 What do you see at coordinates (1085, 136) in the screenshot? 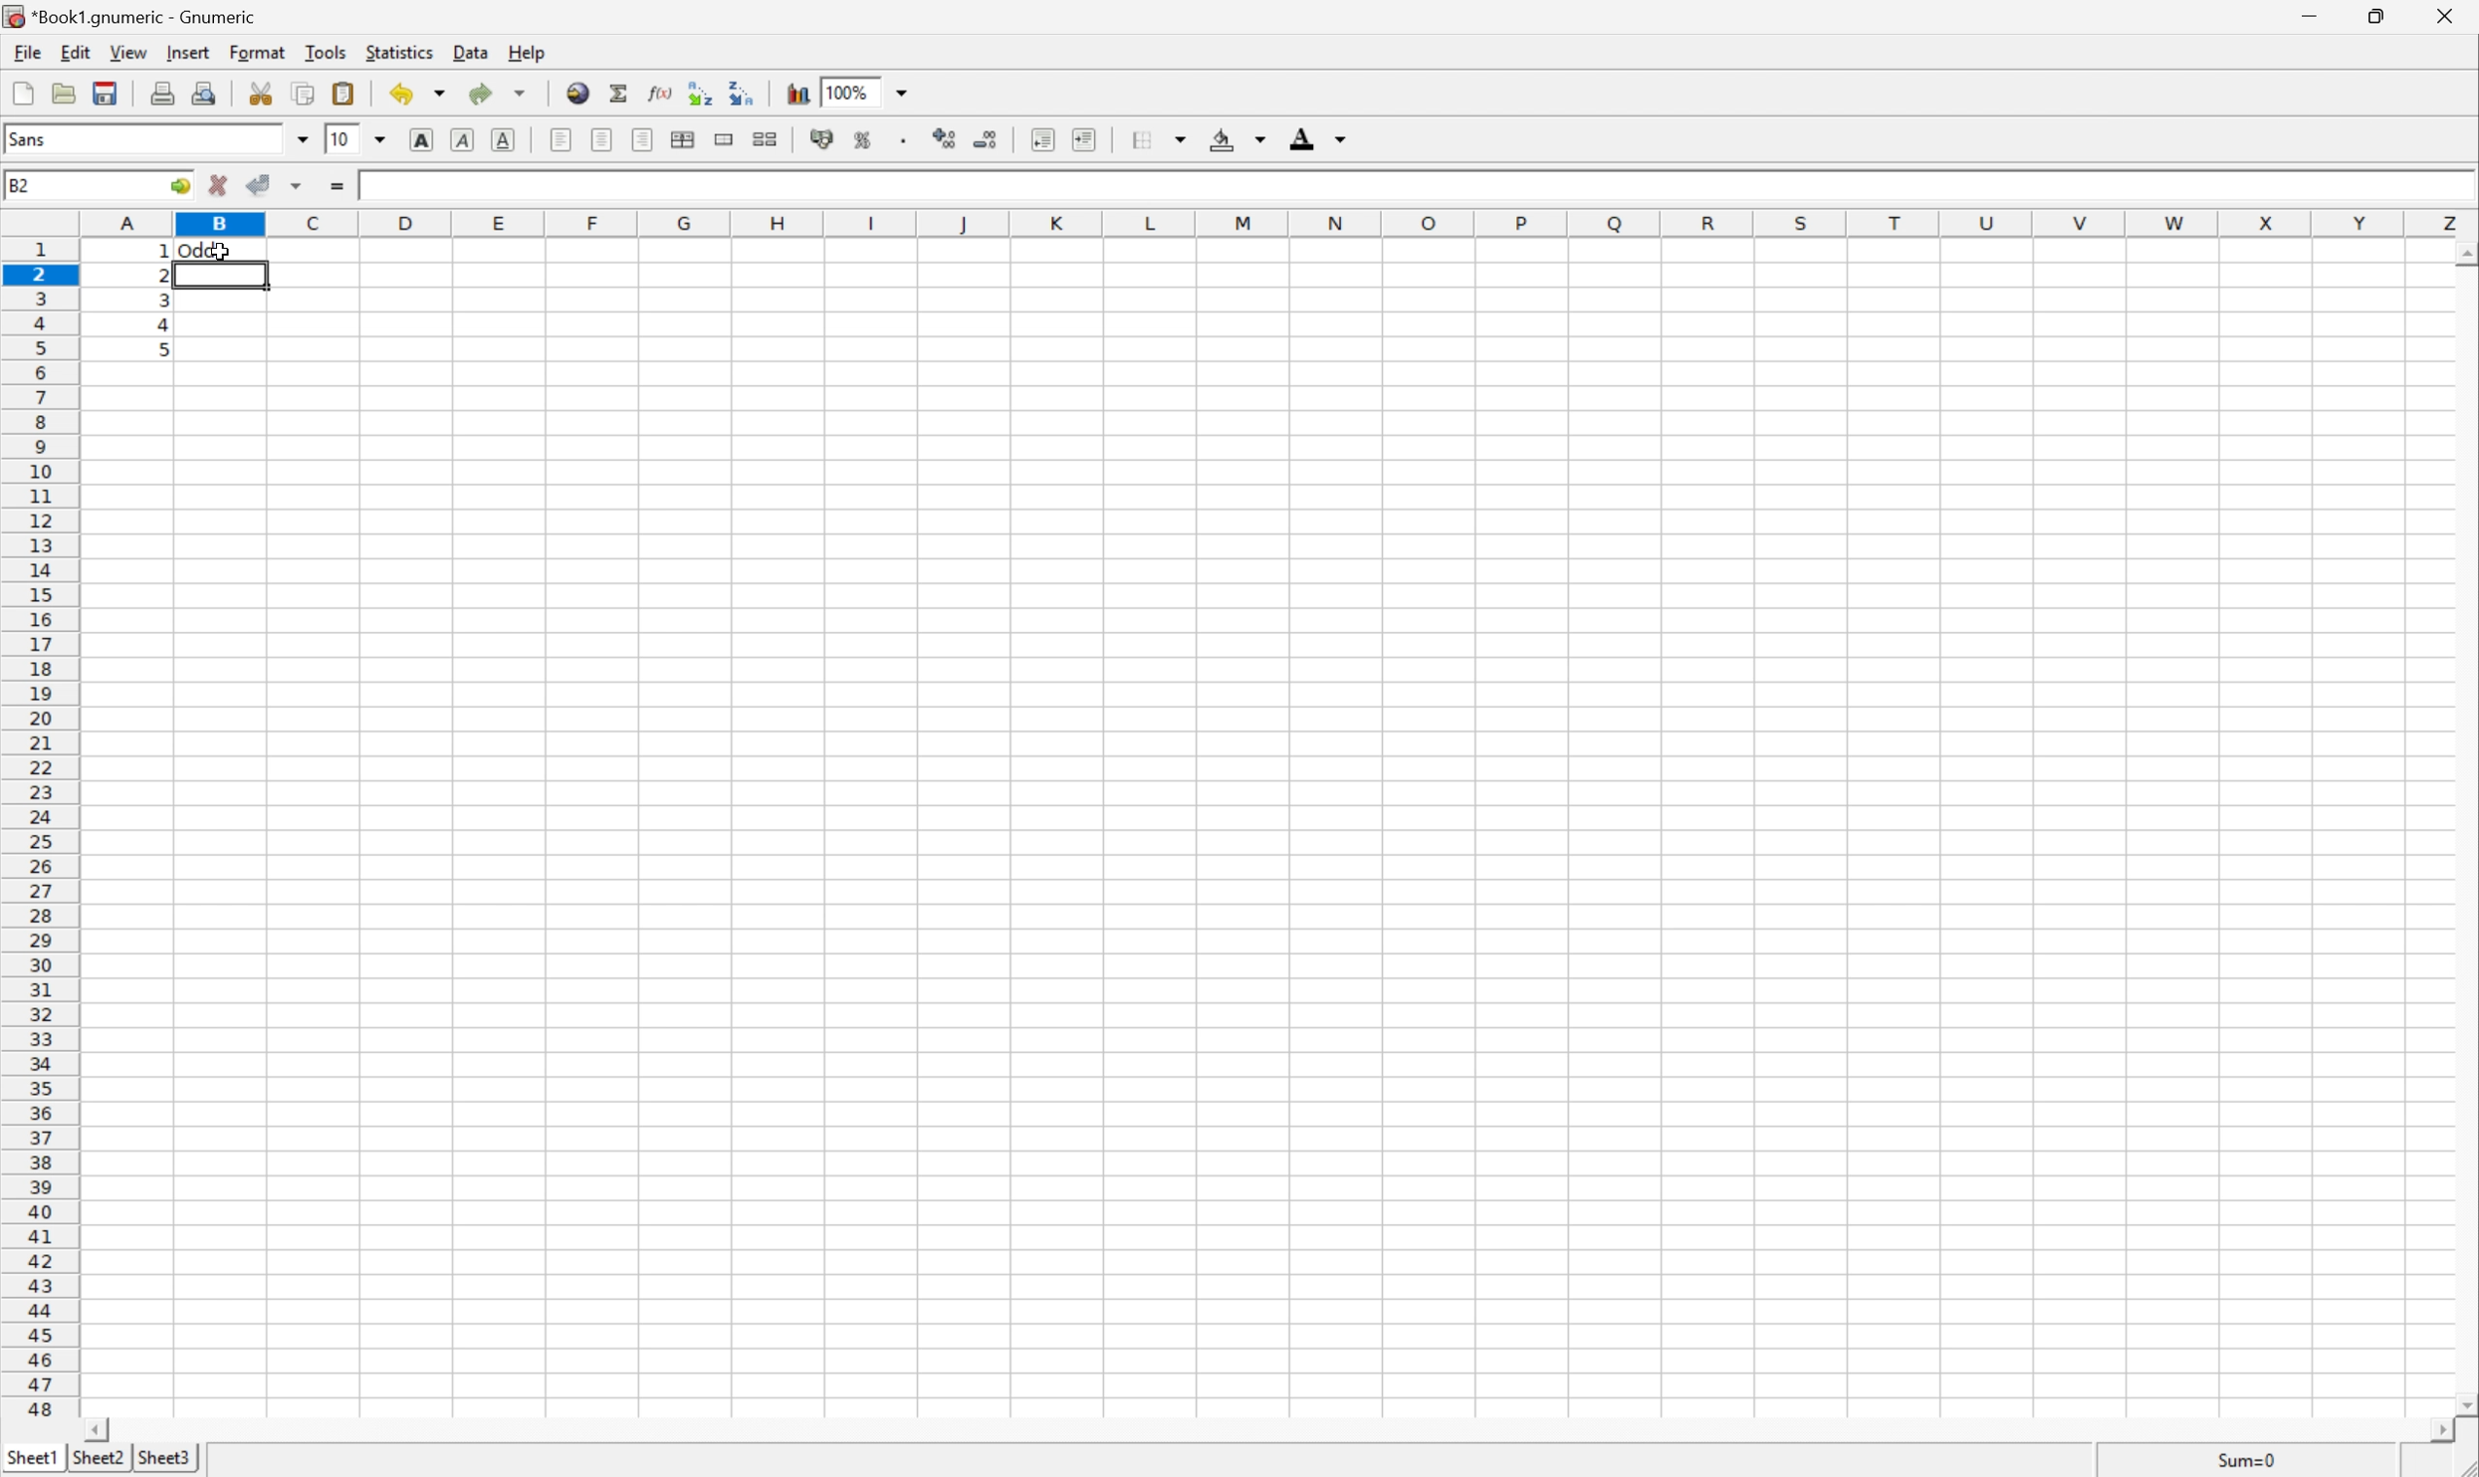
I see `Increase indent, and align the contents to the left` at bounding box center [1085, 136].